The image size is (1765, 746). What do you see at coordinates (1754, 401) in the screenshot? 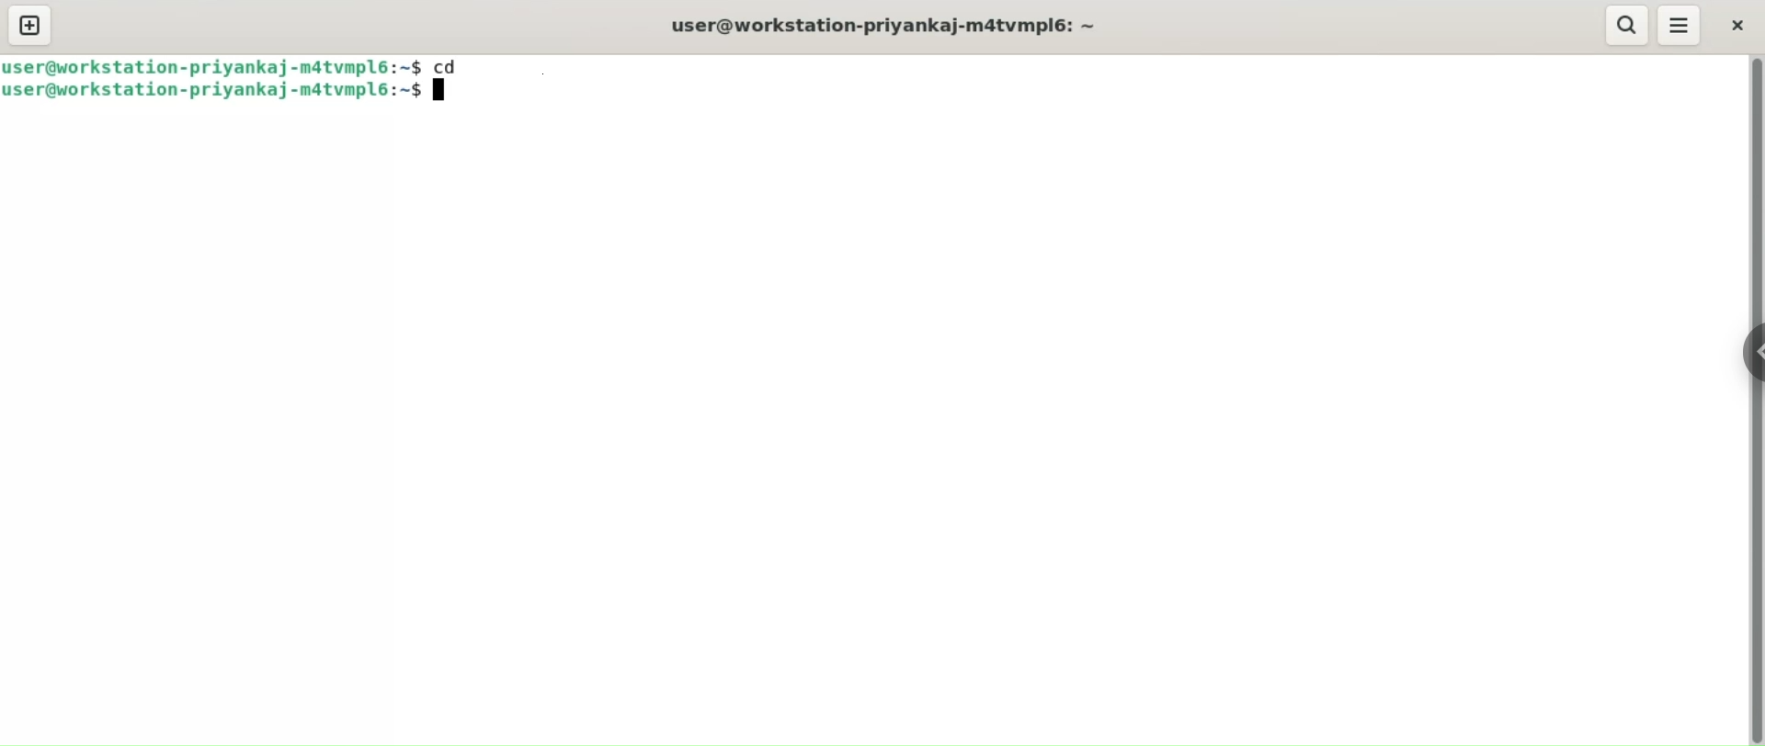
I see `verical scroll bar` at bounding box center [1754, 401].